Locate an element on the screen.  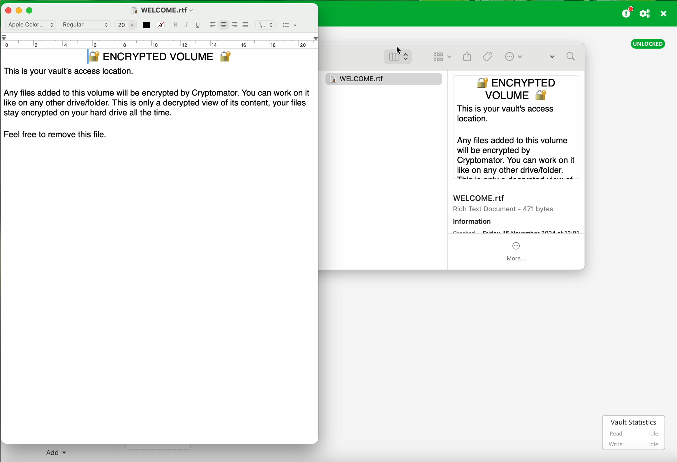
italic is located at coordinates (188, 25).